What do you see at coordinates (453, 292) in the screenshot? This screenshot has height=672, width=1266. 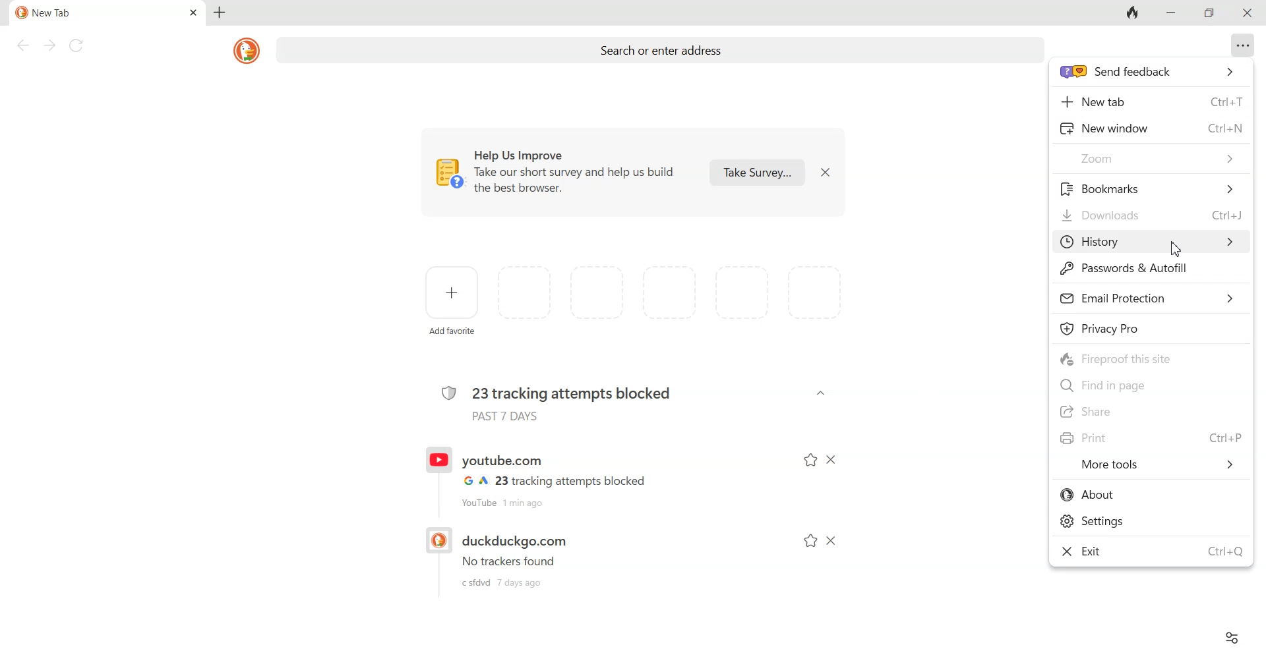 I see `Add favorite` at bounding box center [453, 292].